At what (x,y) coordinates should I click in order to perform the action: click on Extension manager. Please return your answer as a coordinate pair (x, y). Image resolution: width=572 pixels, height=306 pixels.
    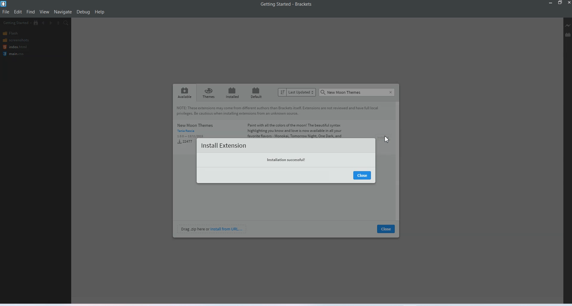
    Looking at the image, I should click on (568, 33).